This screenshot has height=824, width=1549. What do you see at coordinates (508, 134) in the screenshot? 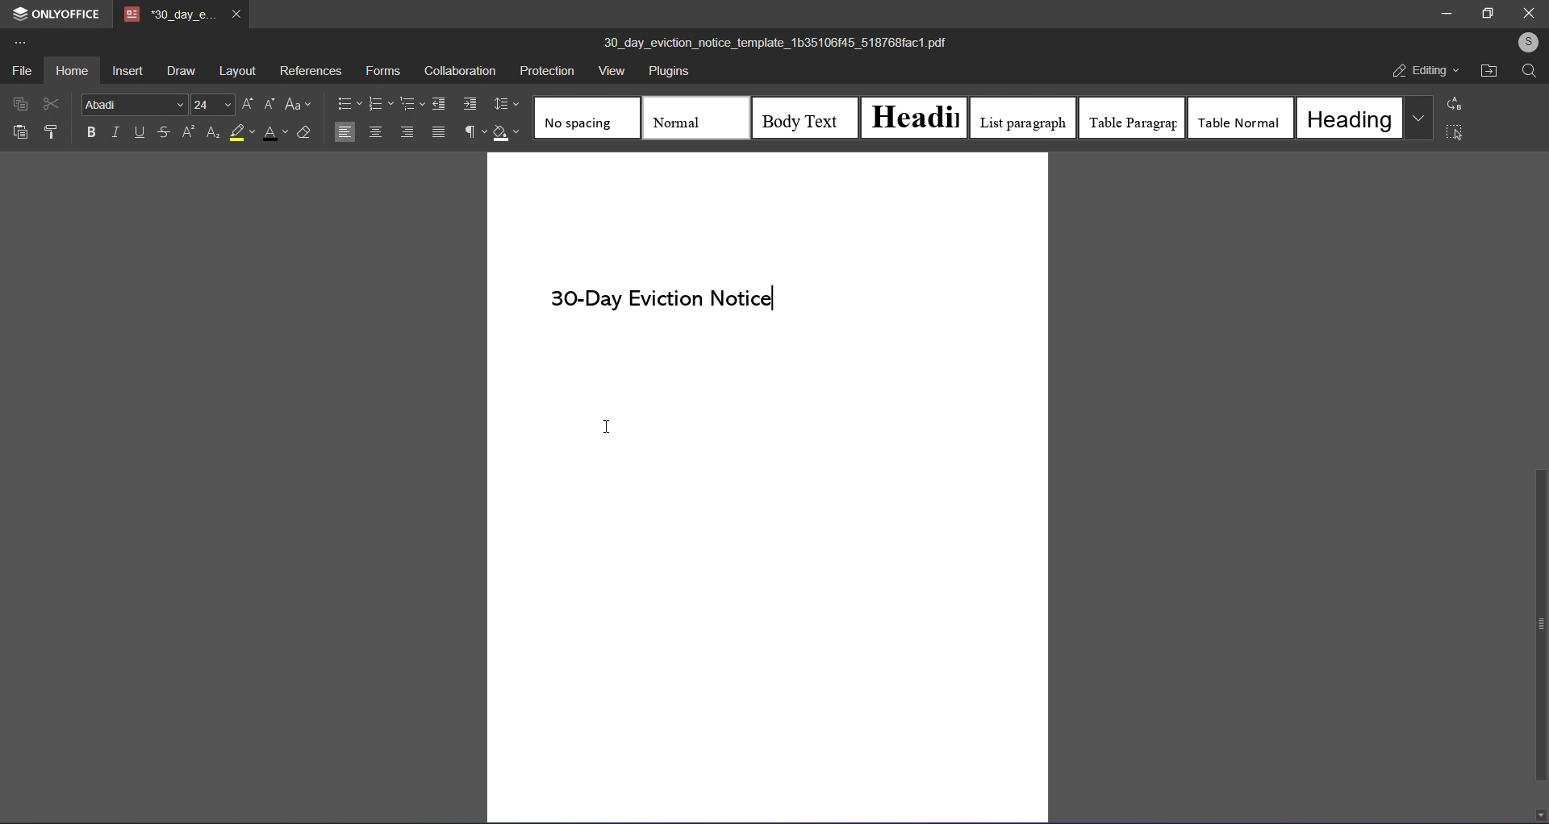
I see `shading` at bounding box center [508, 134].